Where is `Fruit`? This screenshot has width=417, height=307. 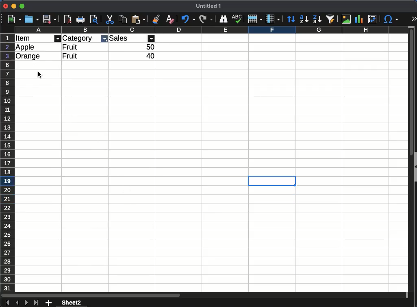 Fruit is located at coordinates (71, 47).